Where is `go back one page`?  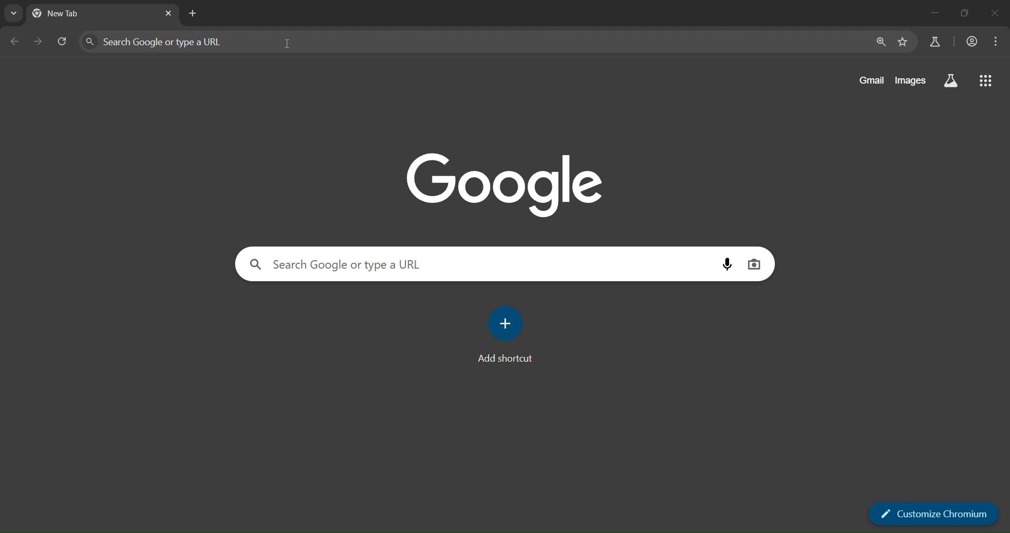
go back one page is located at coordinates (17, 42).